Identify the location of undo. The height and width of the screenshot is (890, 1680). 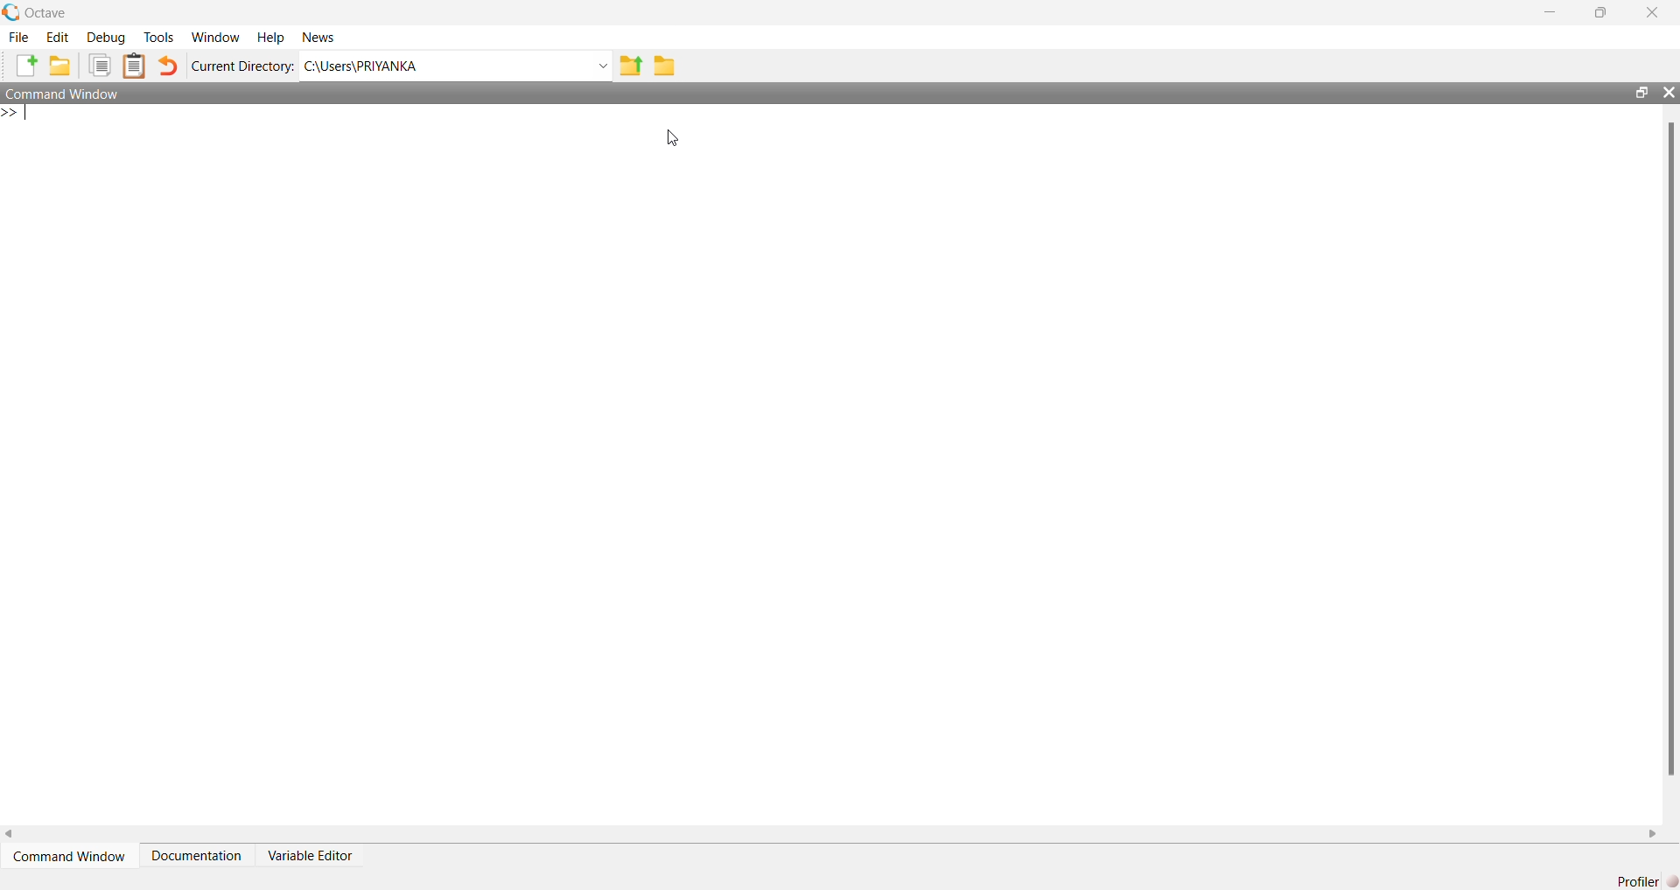
(168, 66).